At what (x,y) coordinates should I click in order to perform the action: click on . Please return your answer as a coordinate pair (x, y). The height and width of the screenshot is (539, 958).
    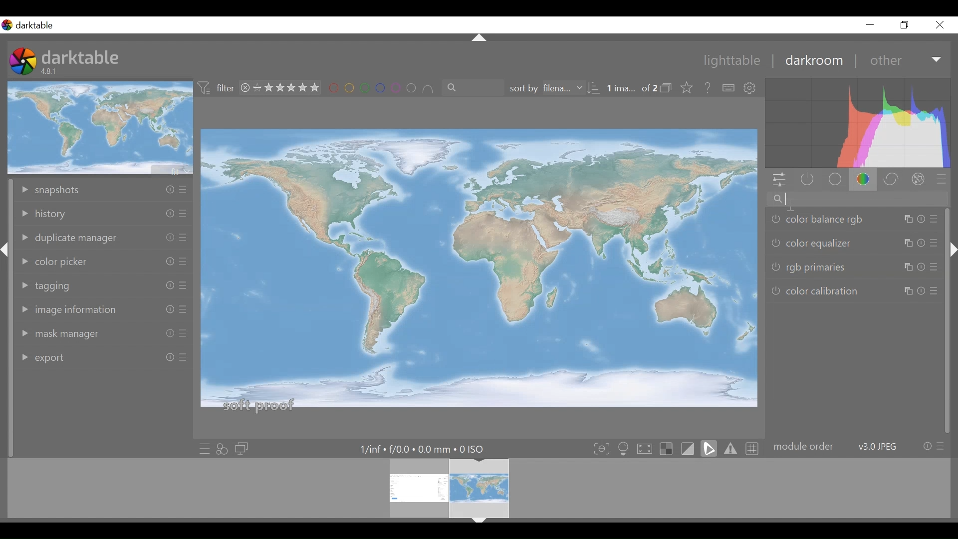
    Looking at the image, I should click on (168, 190).